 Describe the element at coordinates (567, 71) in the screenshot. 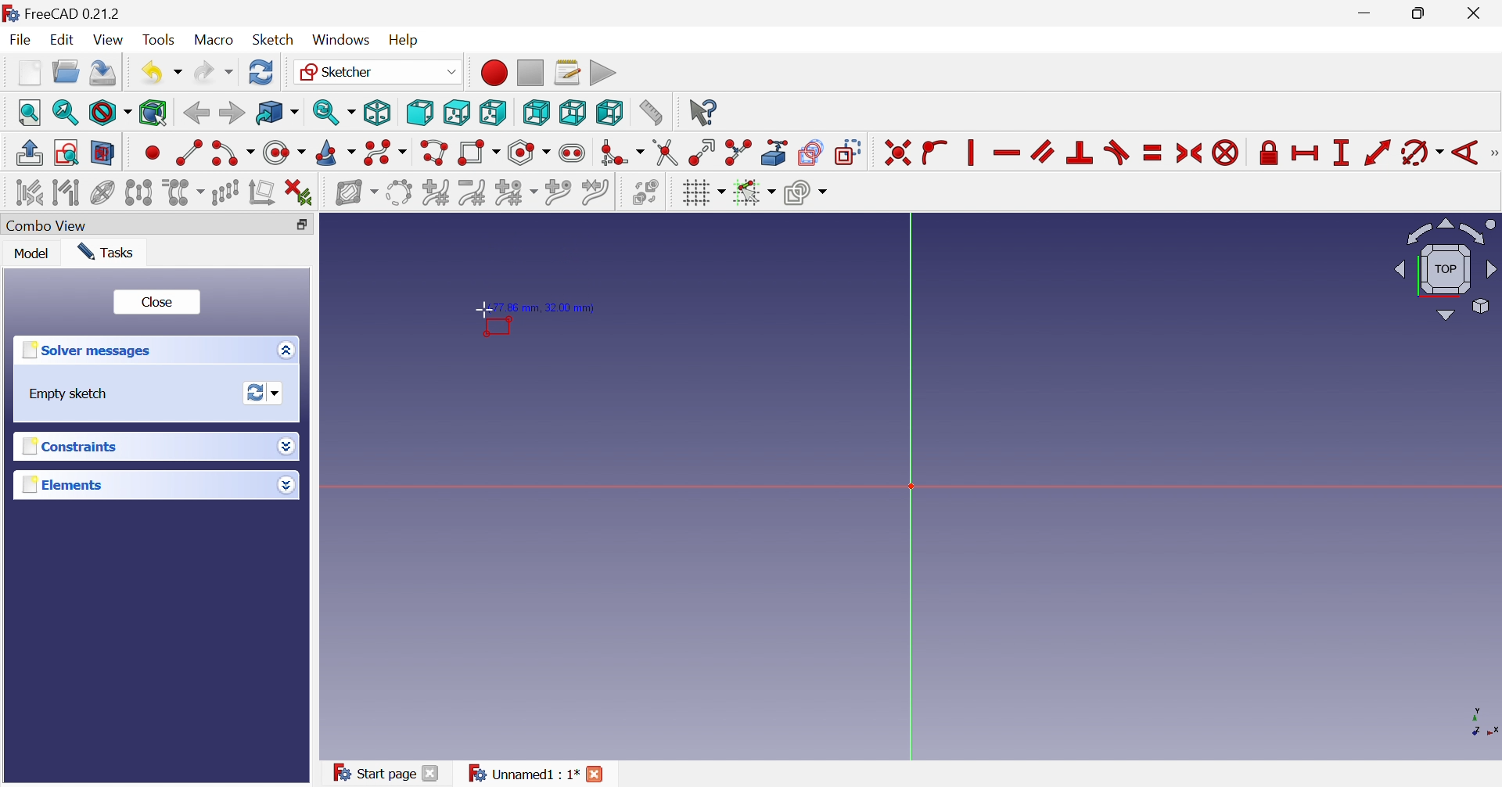

I see `Macros...` at that location.